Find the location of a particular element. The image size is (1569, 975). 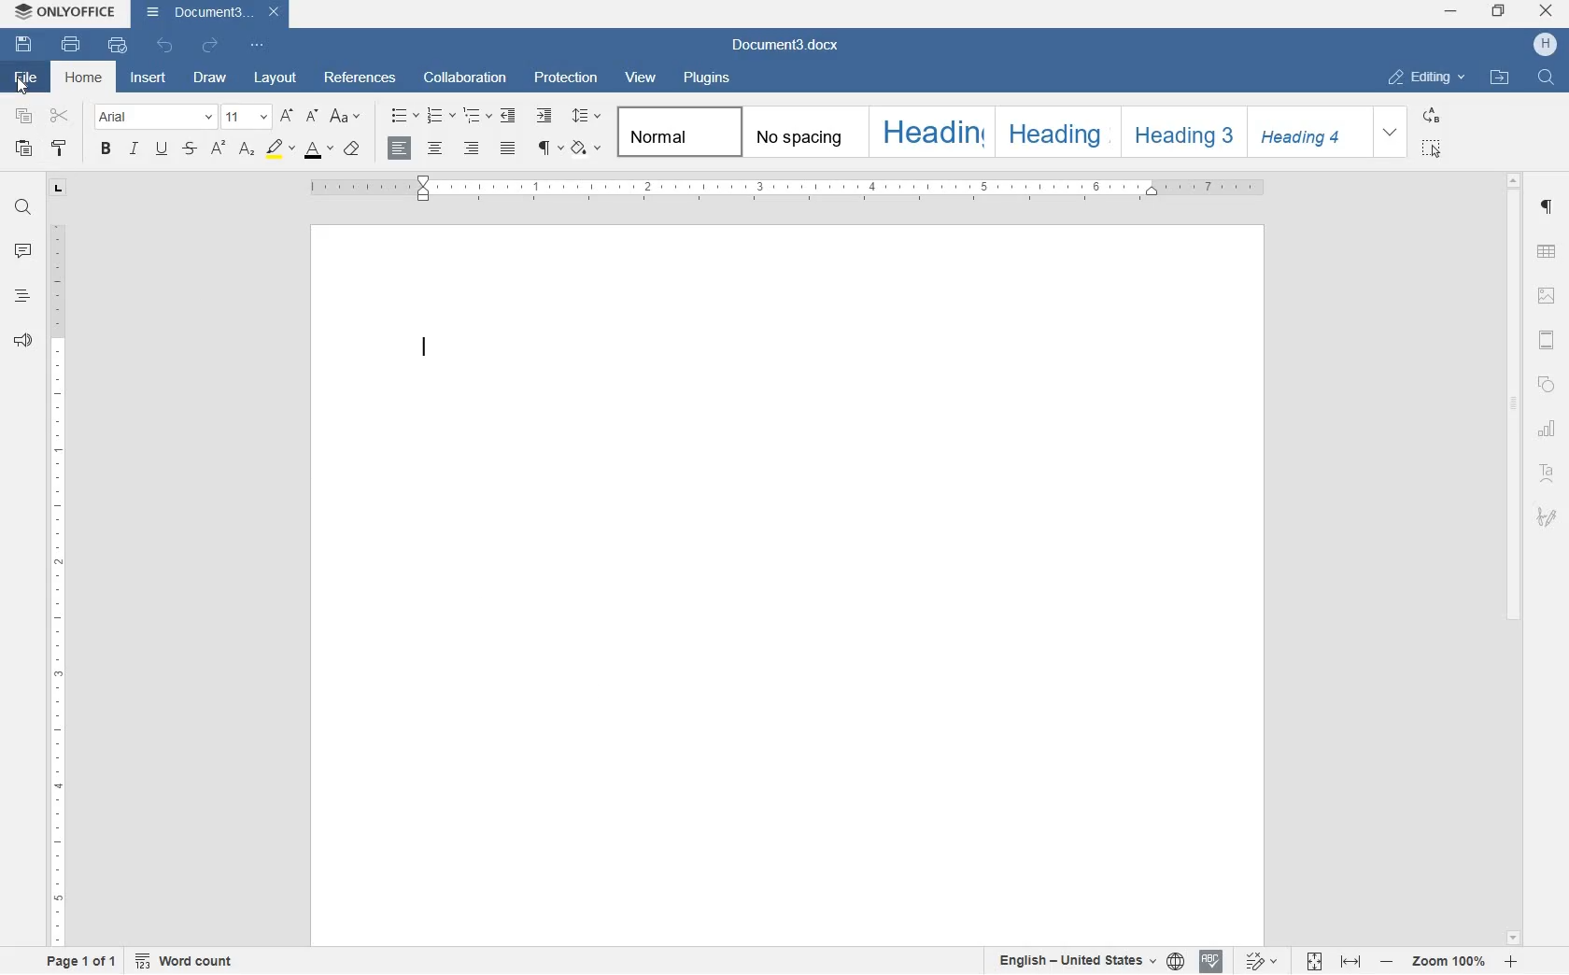

nonprinting characters is located at coordinates (549, 149).